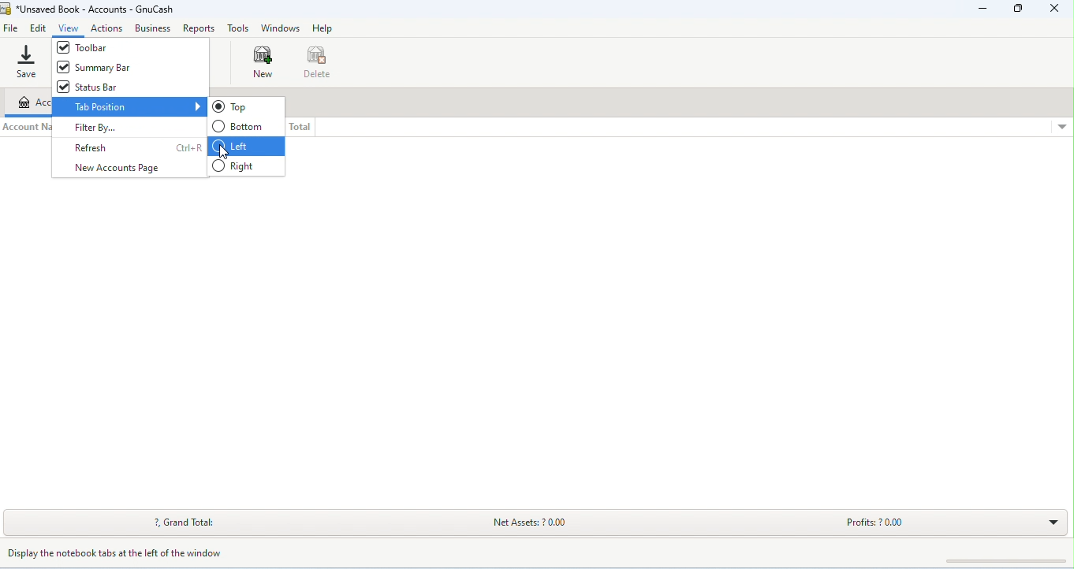  What do you see at coordinates (1061, 127) in the screenshot?
I see `drop down` at bounding box center [1061, 127].